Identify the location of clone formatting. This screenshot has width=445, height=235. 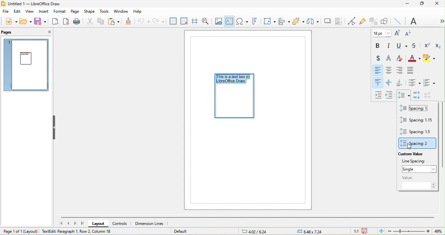
(130, 21).